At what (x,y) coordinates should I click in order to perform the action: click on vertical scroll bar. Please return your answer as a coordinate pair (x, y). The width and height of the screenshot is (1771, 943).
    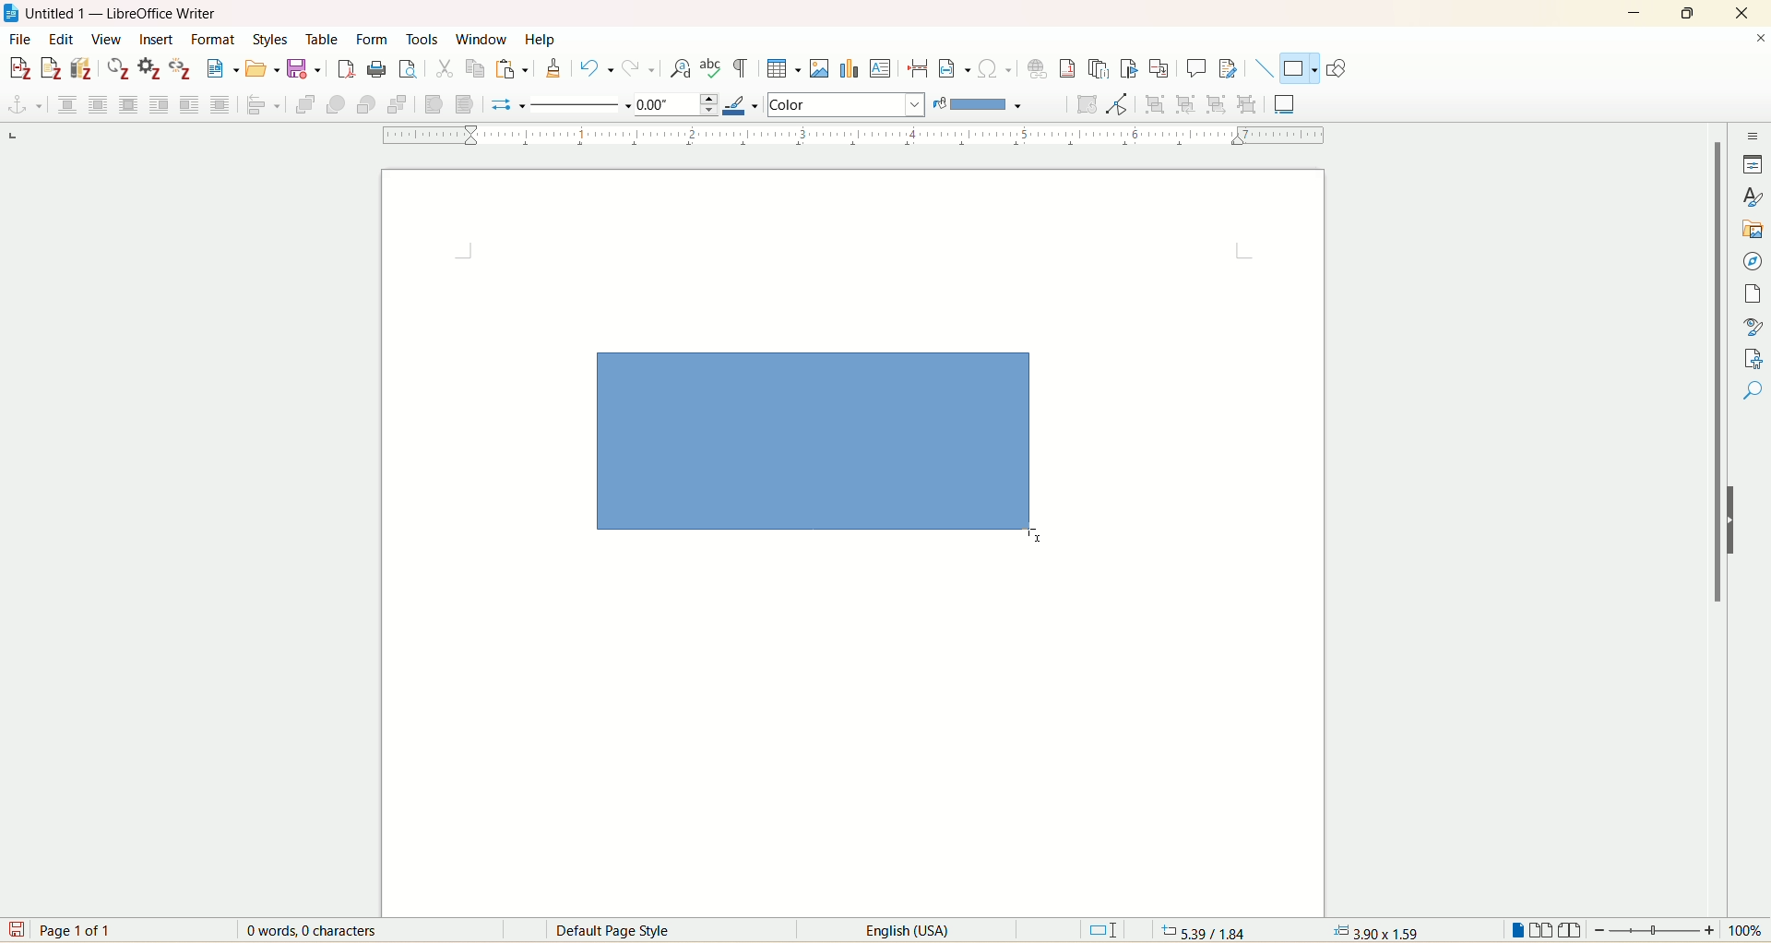
    Looking at the image, I should click on (1714, 506).